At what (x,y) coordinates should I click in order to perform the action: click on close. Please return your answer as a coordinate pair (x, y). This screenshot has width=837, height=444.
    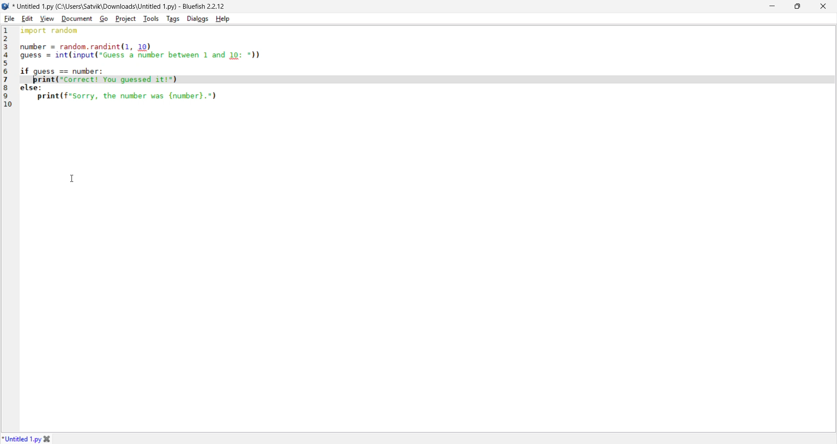
    Looking at the image, I should click on (823, 6).